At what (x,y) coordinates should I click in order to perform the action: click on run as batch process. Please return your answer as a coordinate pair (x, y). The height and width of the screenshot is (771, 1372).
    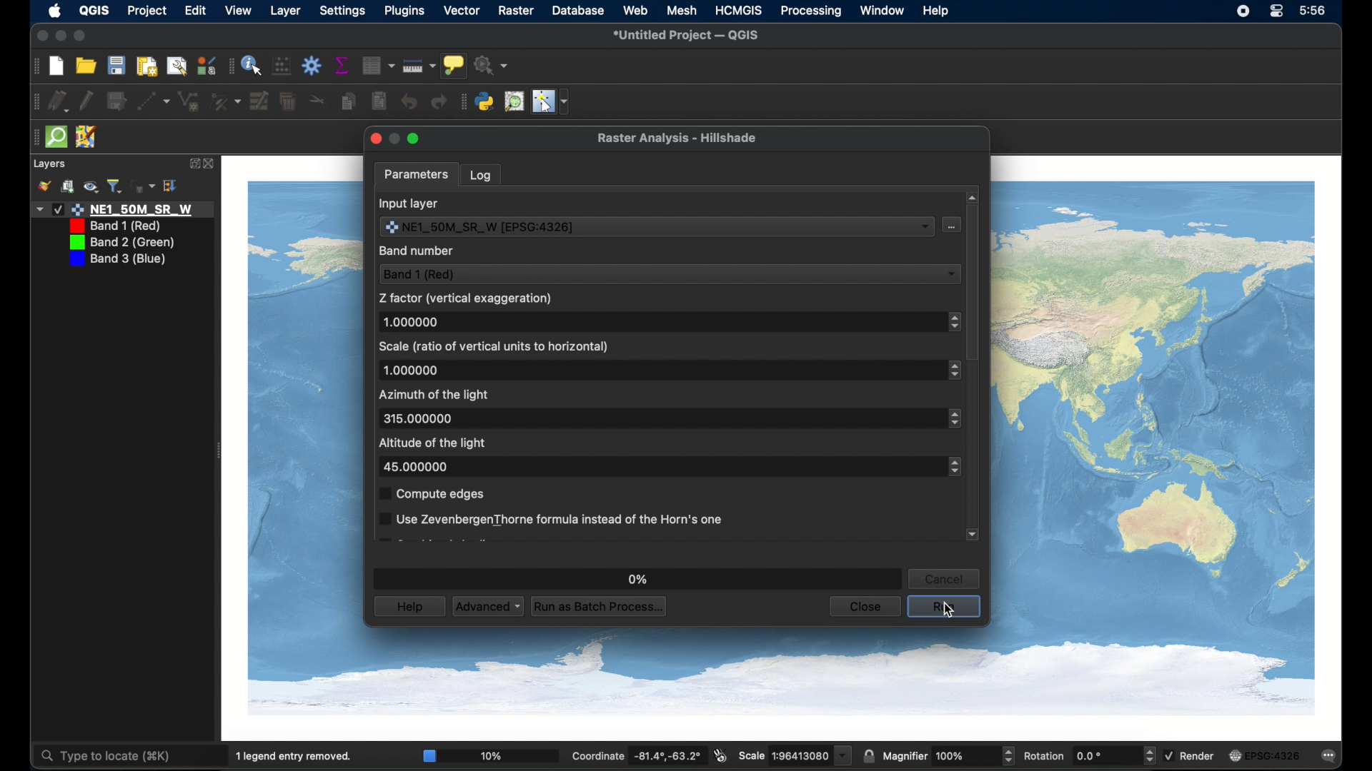
    Looking at the image, I should click on (600, 608).